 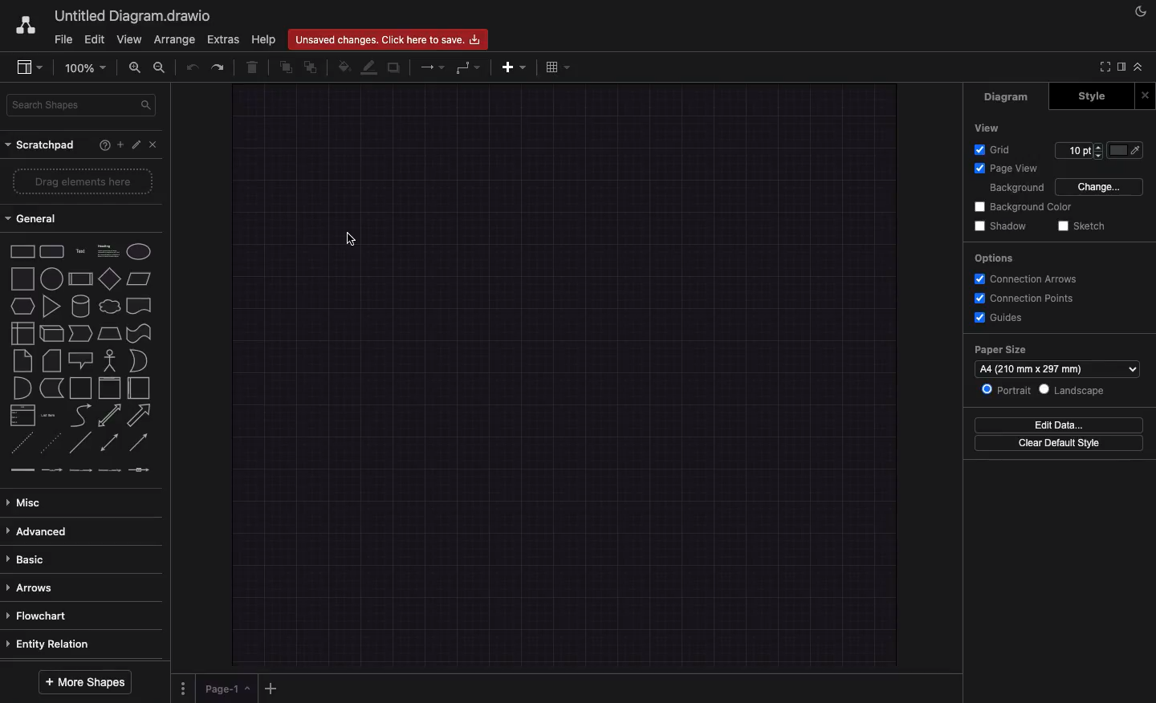 I want to click on document, so click(x=139, y=307).